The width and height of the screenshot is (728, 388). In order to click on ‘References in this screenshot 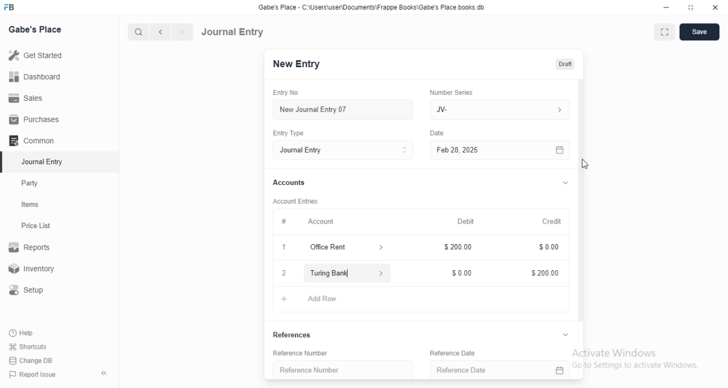, I will do `click(292, 334)`.